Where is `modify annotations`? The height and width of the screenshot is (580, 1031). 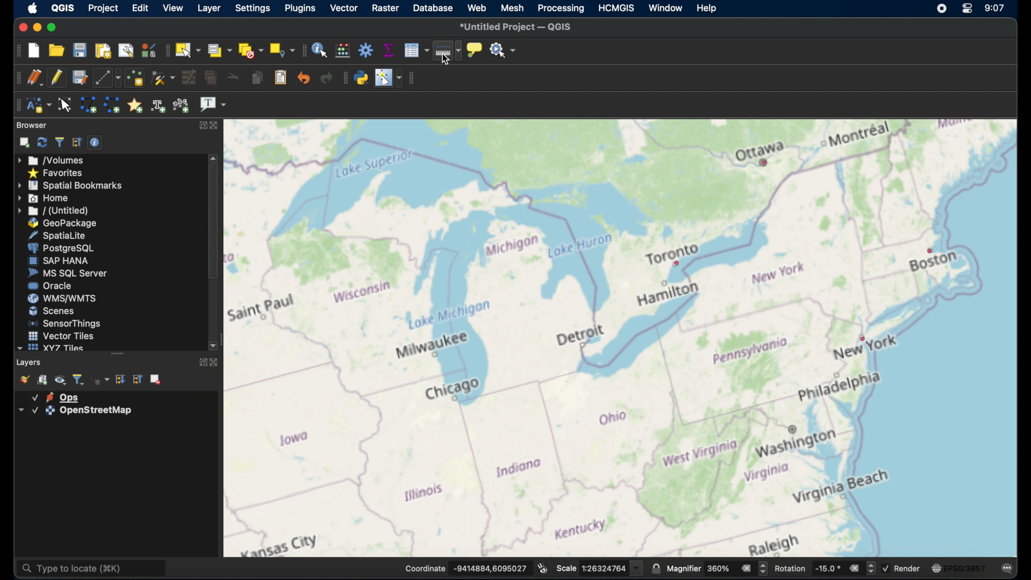
modify annotations is located at coordinates (66, 104).